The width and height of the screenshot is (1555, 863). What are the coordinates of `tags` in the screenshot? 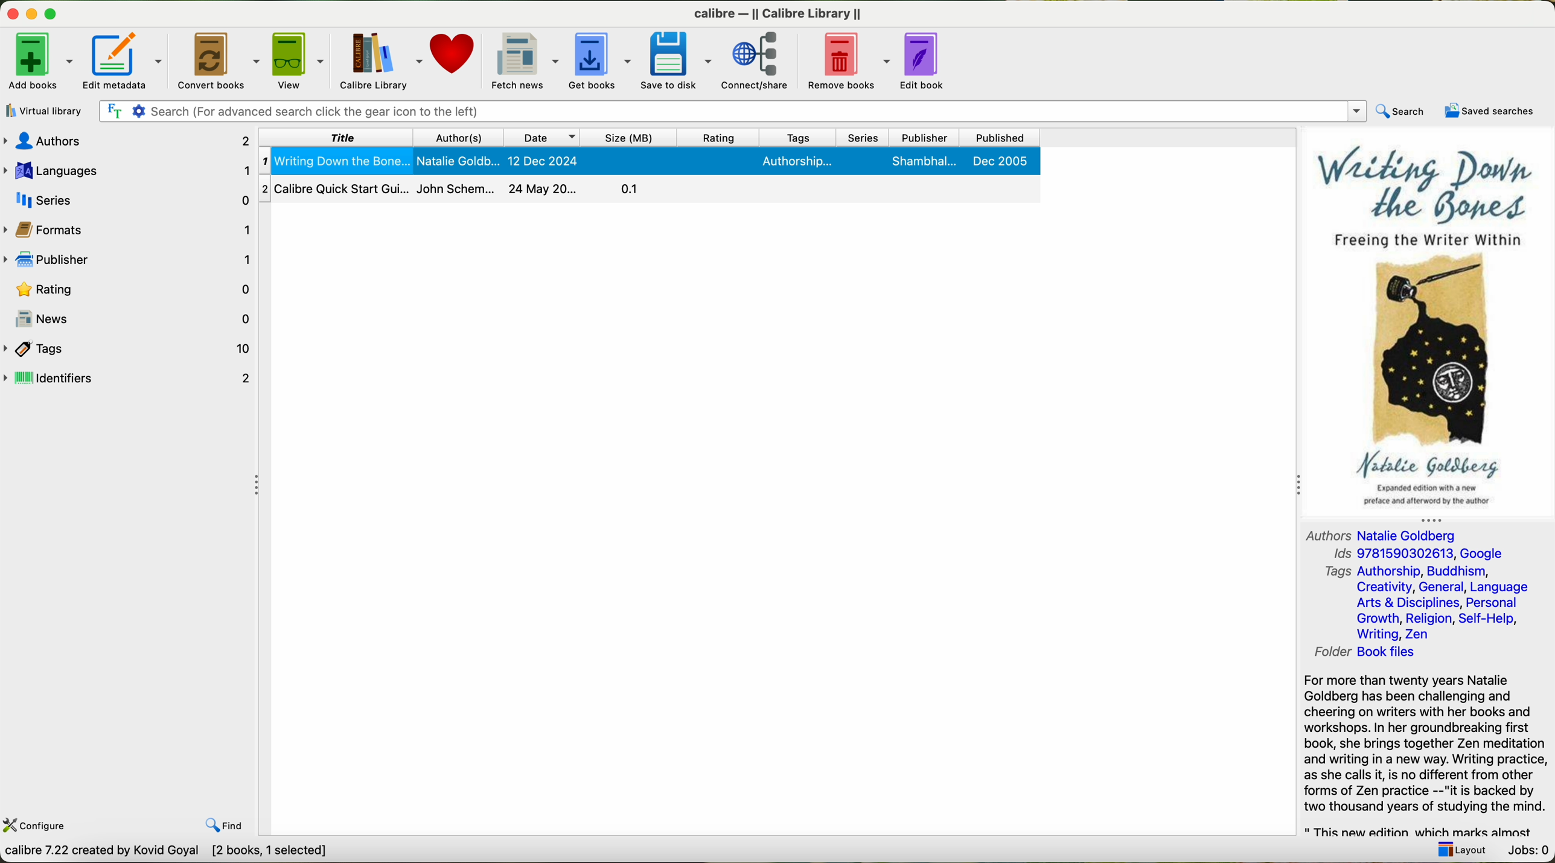 It's located at (1426, 603).